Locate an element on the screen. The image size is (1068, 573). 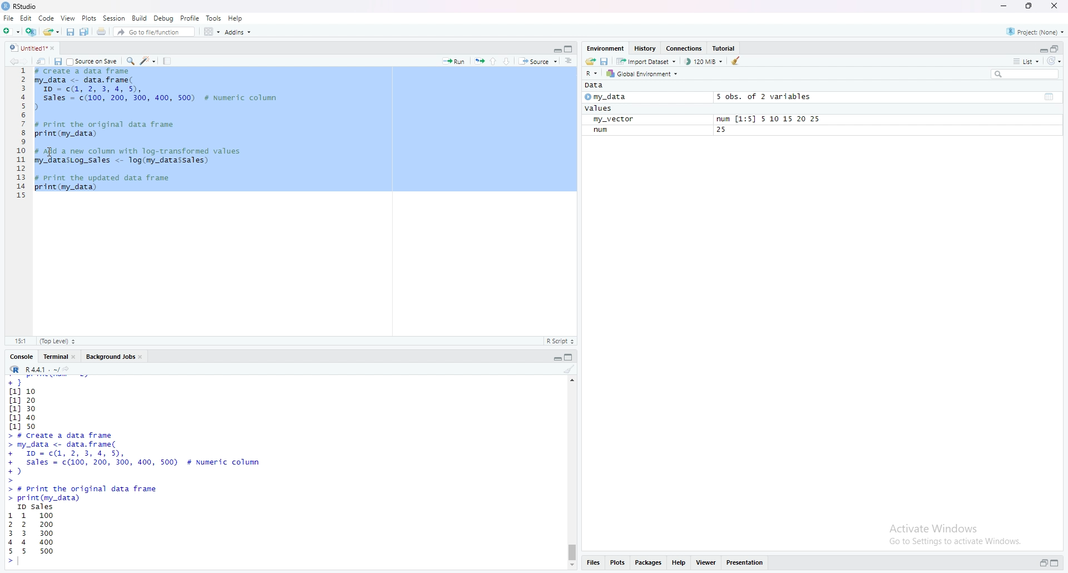
R is located at coordinates (14, 370).